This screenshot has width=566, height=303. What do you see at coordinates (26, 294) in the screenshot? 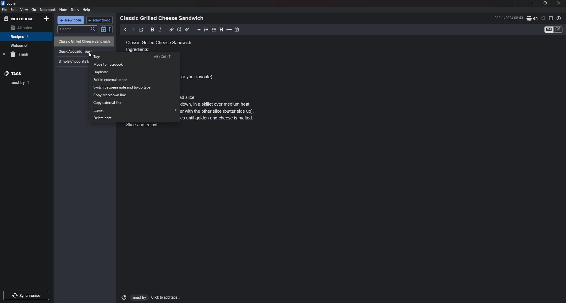
I see `` at bounding box center [26, 294].